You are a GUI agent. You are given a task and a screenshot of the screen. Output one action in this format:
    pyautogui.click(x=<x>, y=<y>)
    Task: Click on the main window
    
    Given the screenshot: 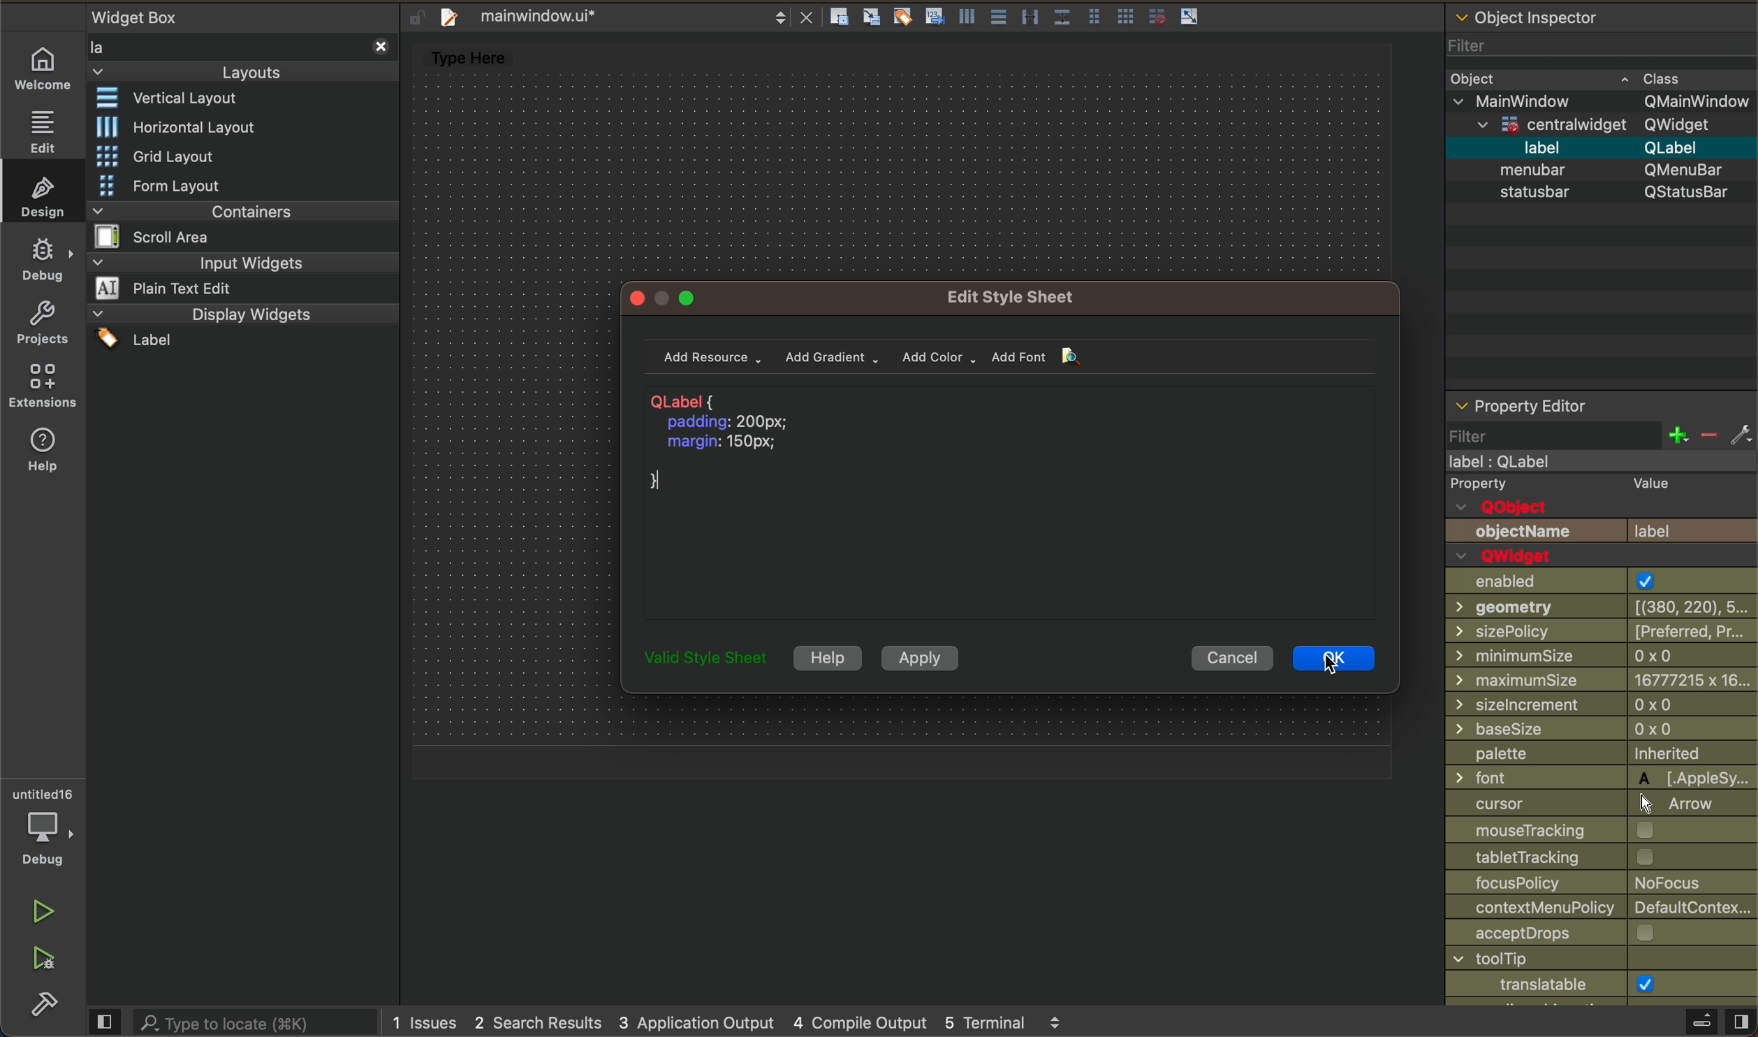 What is the action you would take?
    pyautogui.click(x=1600, y=103)
    